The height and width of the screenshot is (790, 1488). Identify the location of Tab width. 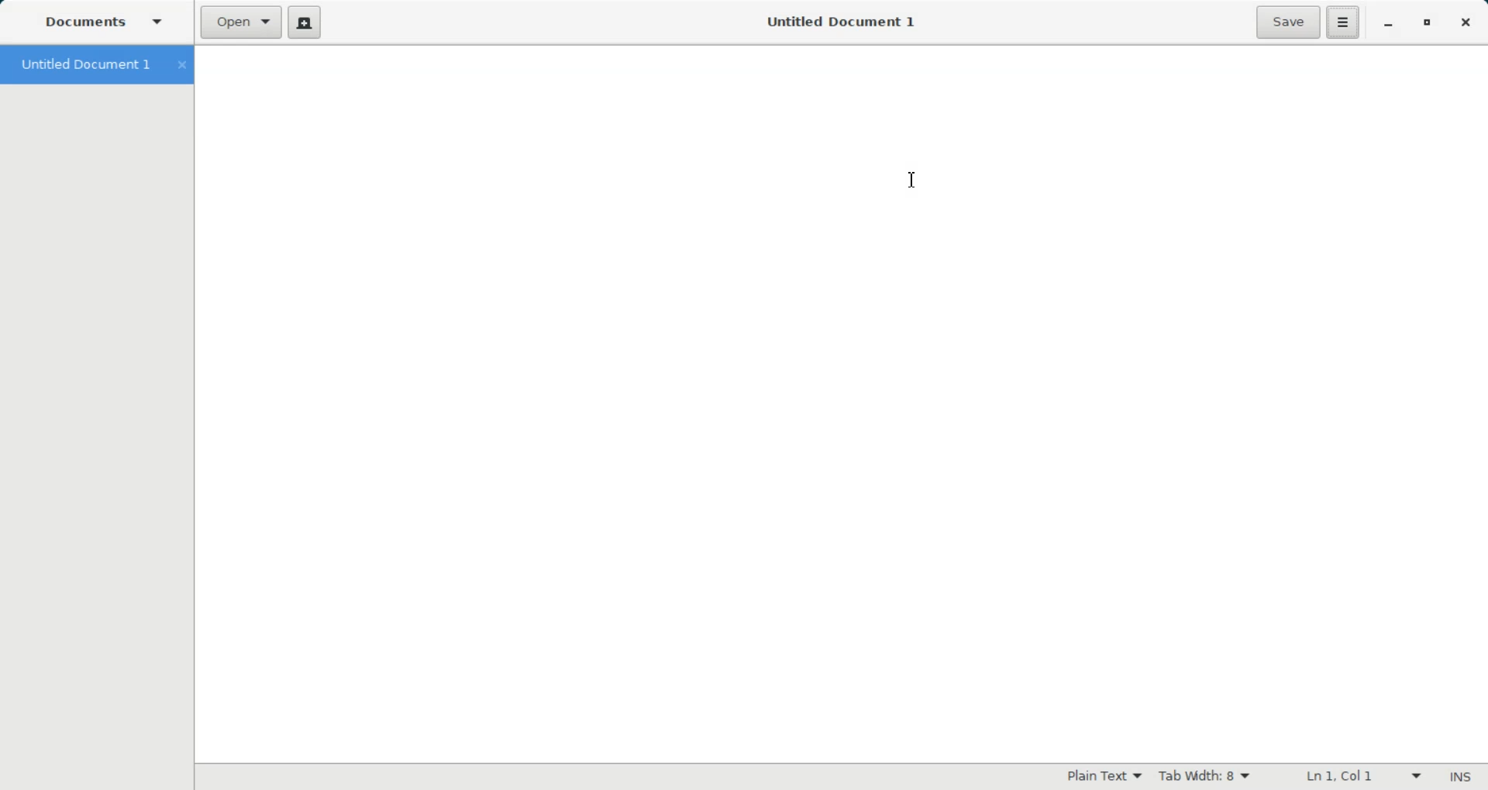
(1205, 775).